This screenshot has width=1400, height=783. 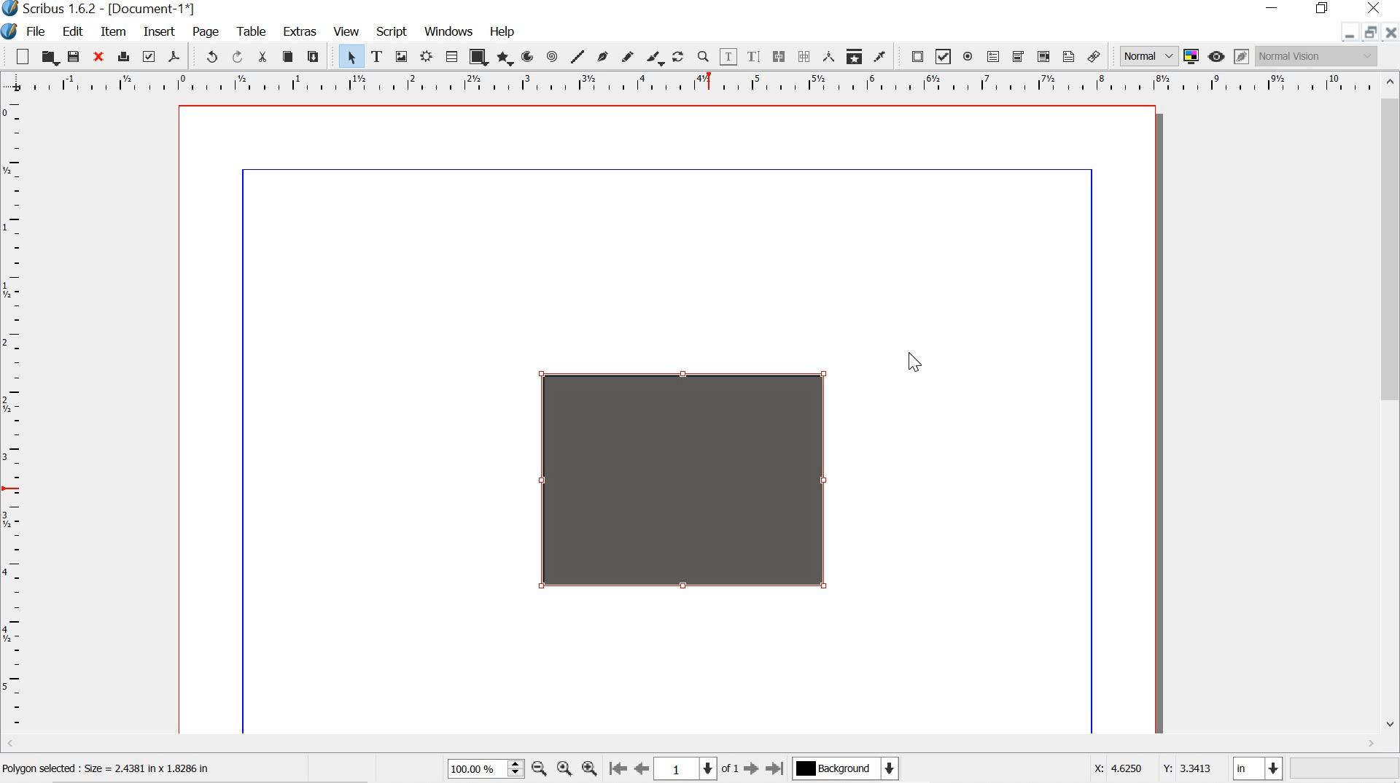 I want to click on item, so click(x=113, y=32).